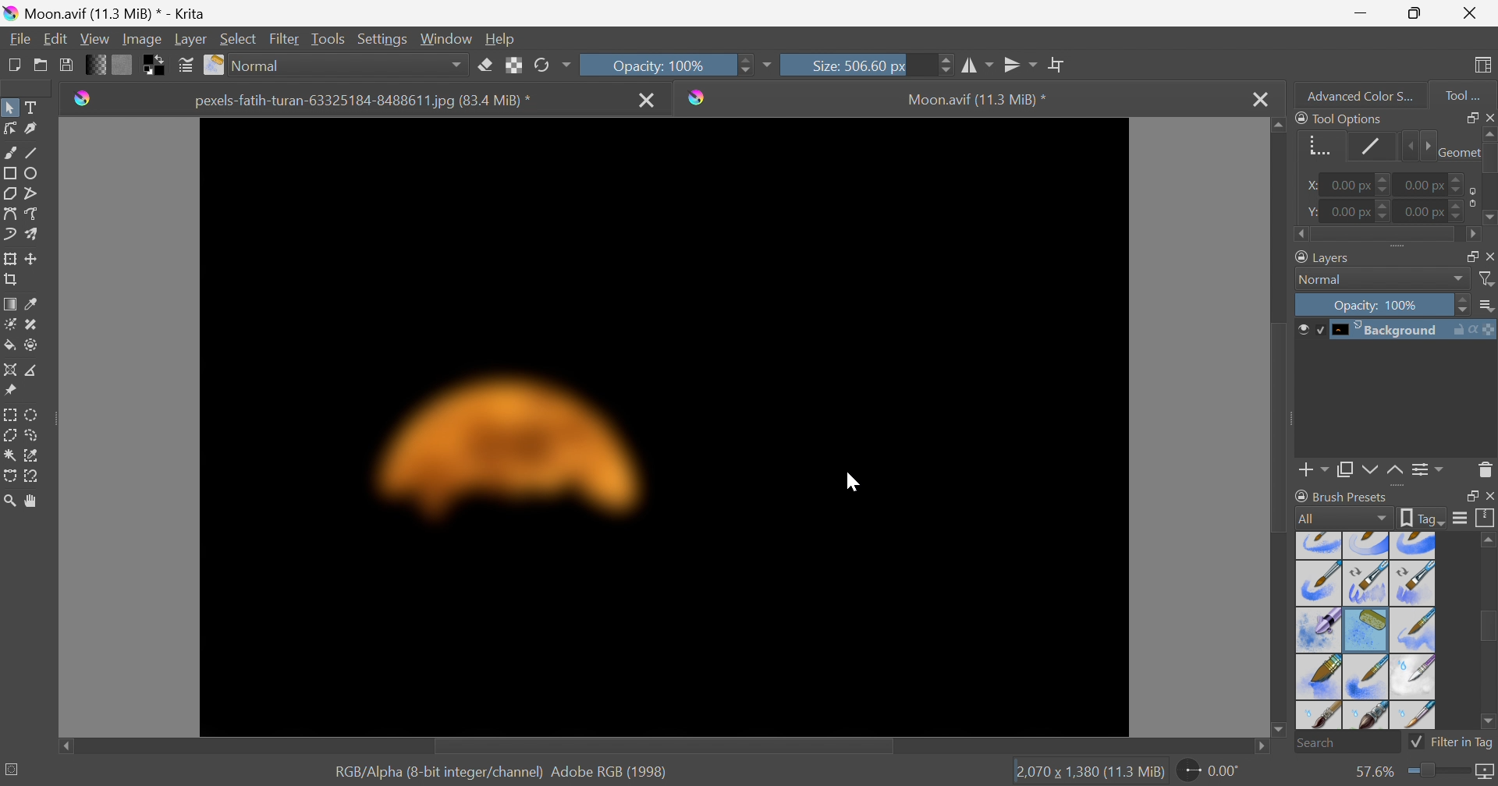 The image size is (1498, 786). I want to click on Layers, so click(1320, 257).